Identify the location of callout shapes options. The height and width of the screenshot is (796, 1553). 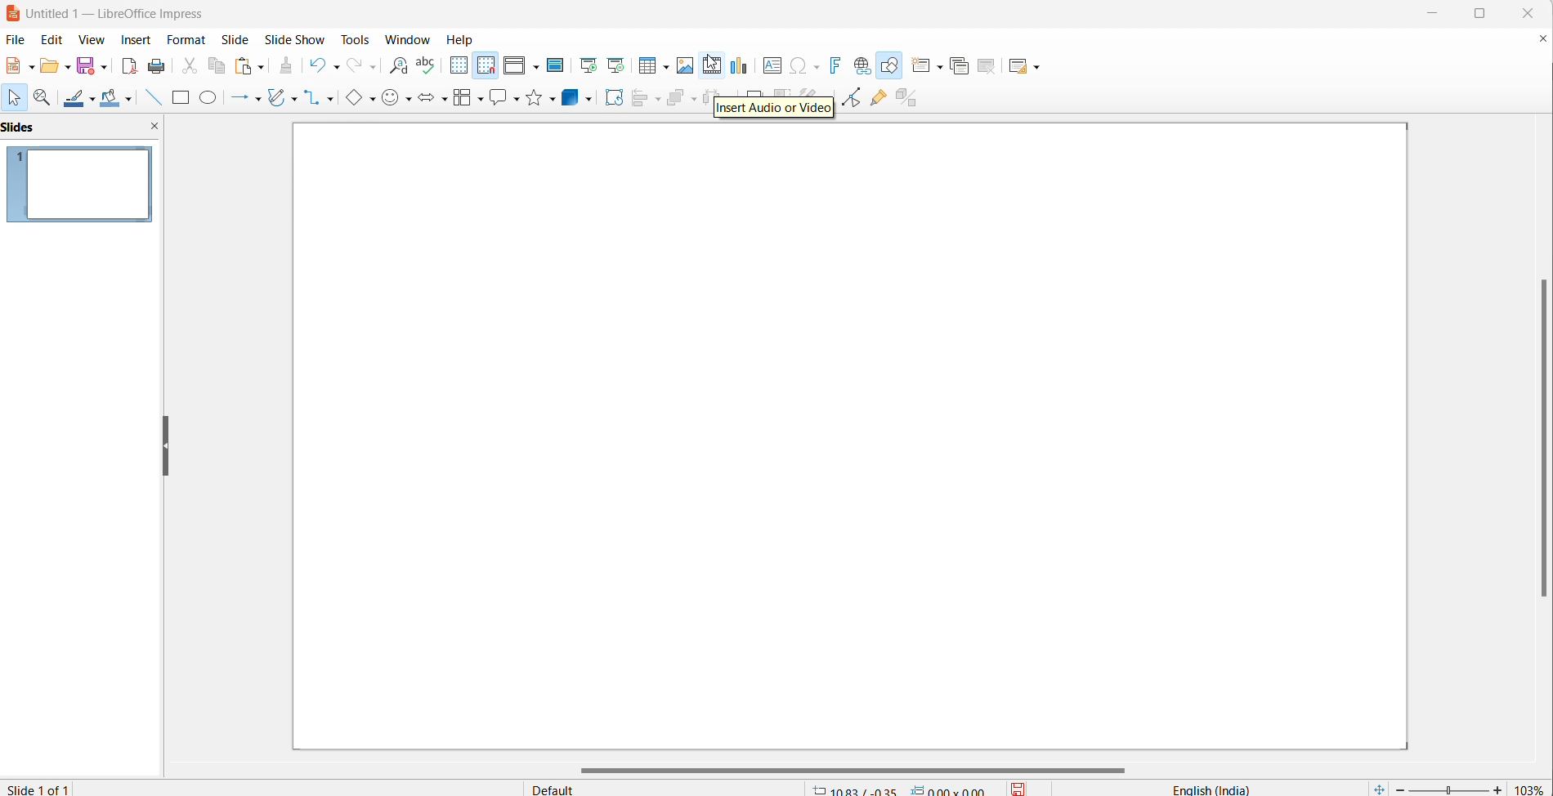
(516, 101).